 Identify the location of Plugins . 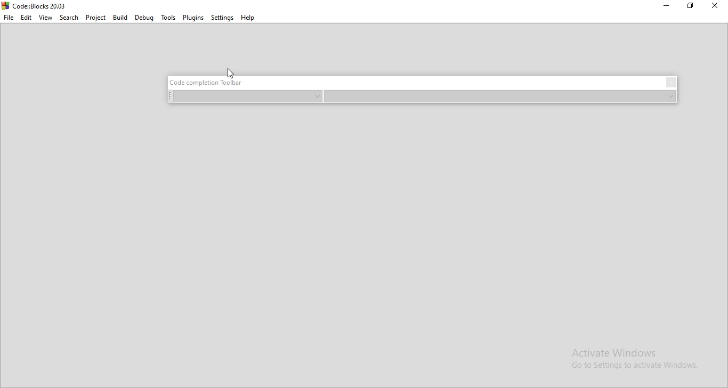
(193, 17).